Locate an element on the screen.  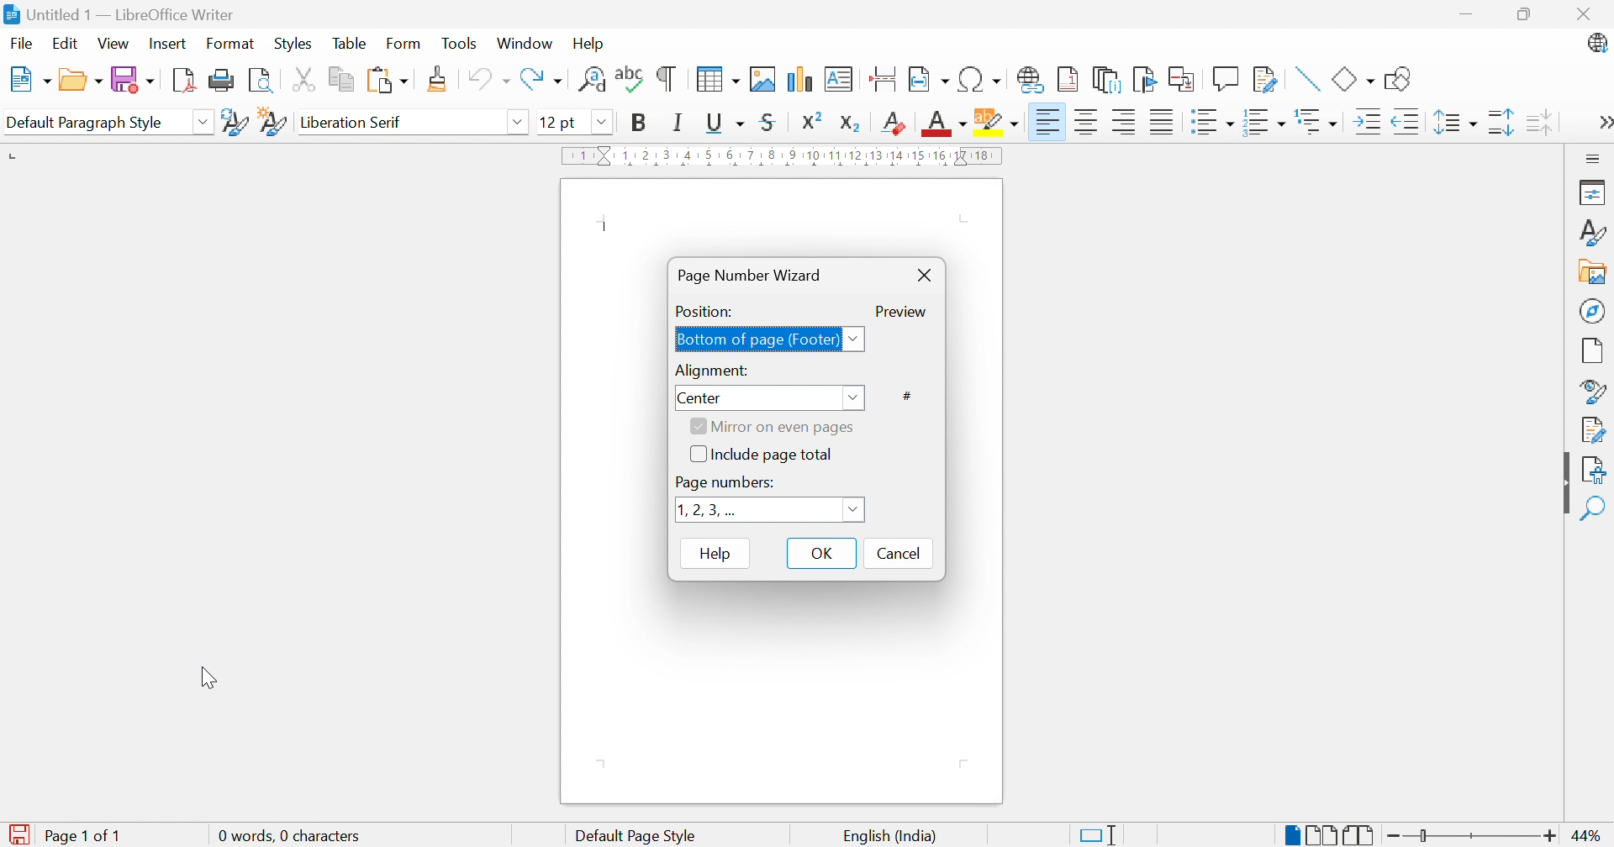
Restore down is located at coordinates (1528, 14).